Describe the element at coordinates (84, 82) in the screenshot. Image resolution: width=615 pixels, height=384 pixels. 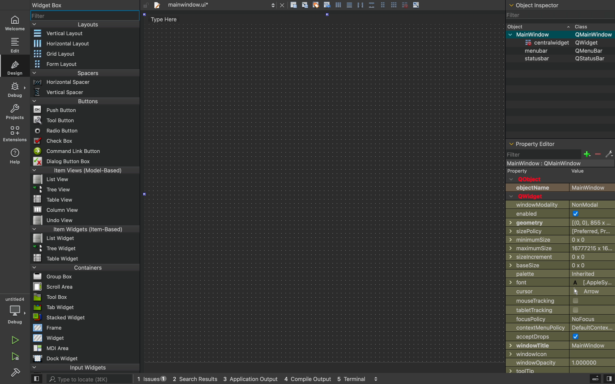
I see `horizontal spacer` at that location.